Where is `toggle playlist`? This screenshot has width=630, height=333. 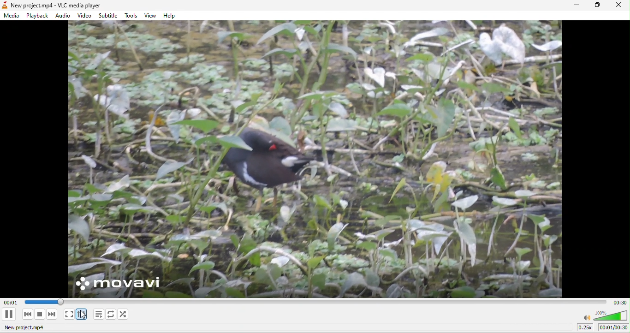
toggle playlist is located at coordinates (98, 314).